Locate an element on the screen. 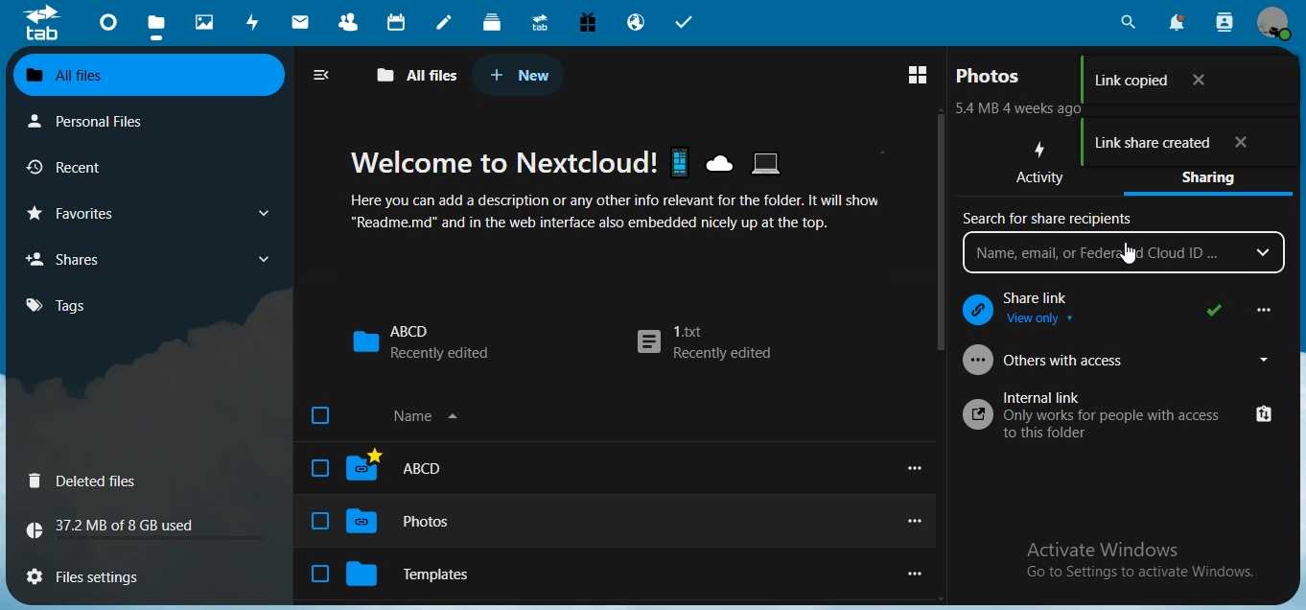  scroll bar is located at coordinates (939, 231).